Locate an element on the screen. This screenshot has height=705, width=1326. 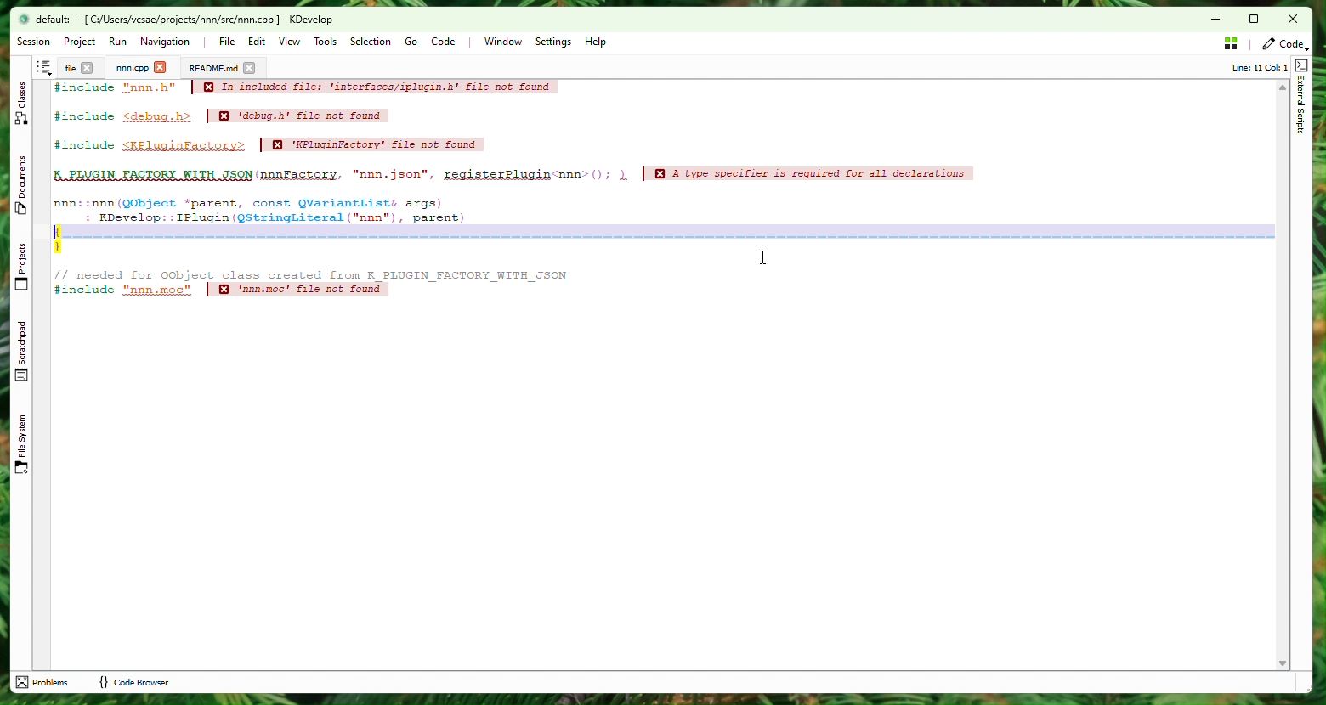
Shortcut is located at coordinates (44, 68).